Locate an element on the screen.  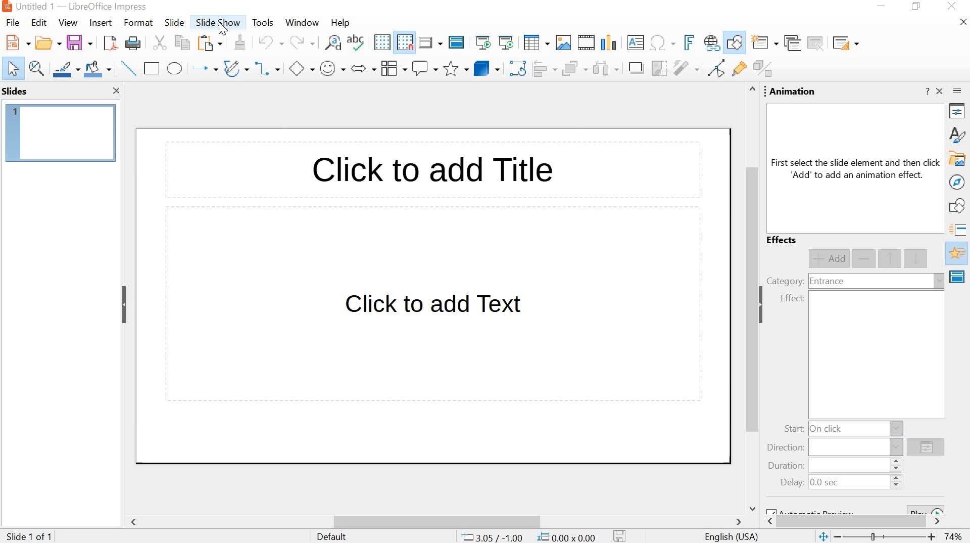
file menu is located at coordinates (16, 22).